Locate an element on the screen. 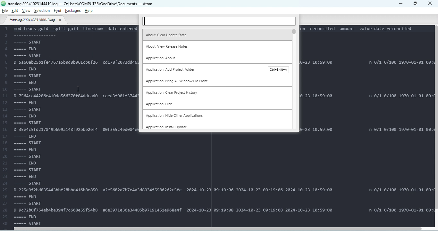 This screenshot has height=231, width=438. Maximize is located at coordinates (416, 4).